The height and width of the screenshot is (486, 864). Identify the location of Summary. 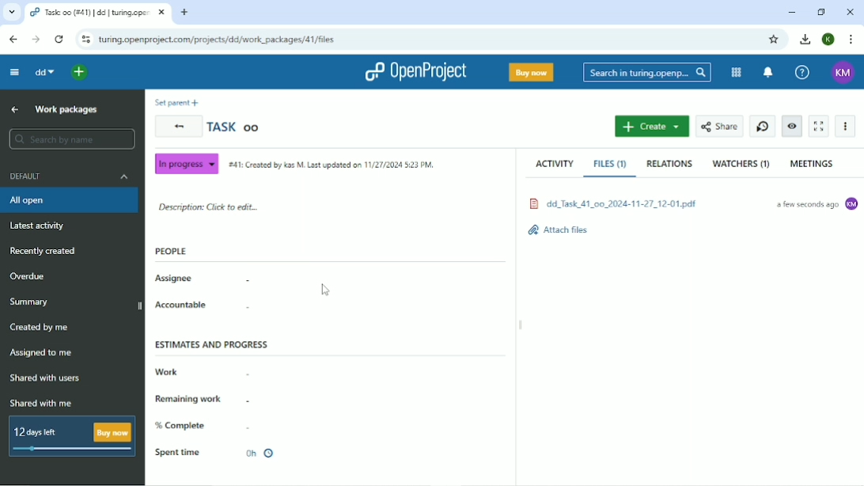
(31, 301).